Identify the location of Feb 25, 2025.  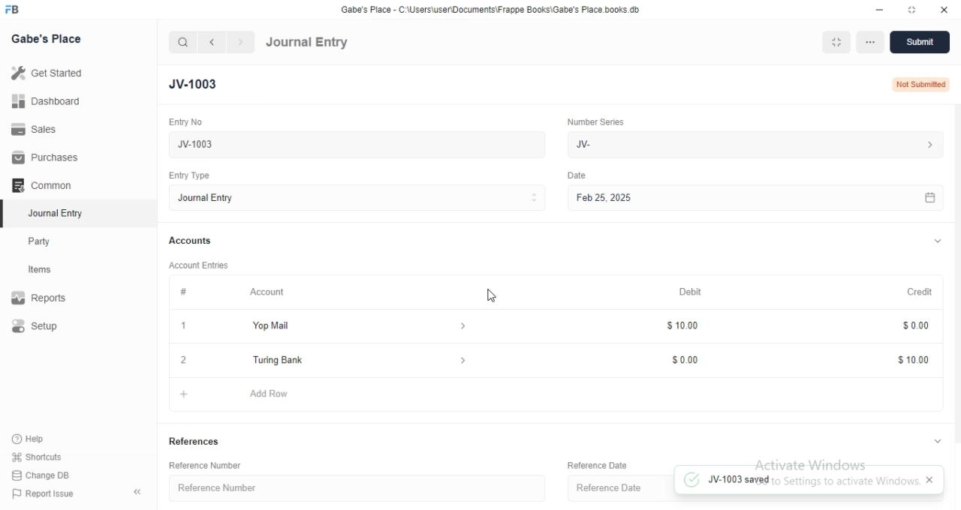
(753, 197).